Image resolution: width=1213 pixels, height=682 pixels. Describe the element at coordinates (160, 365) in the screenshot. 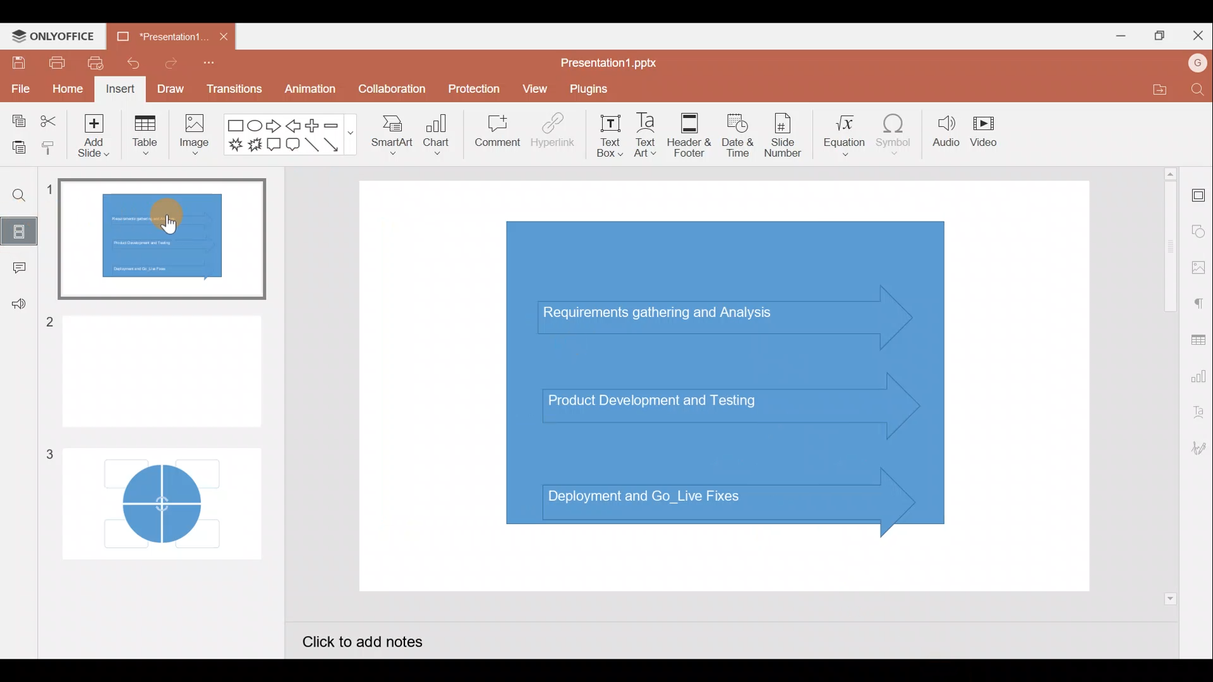

I see `Slide 2` at that location.